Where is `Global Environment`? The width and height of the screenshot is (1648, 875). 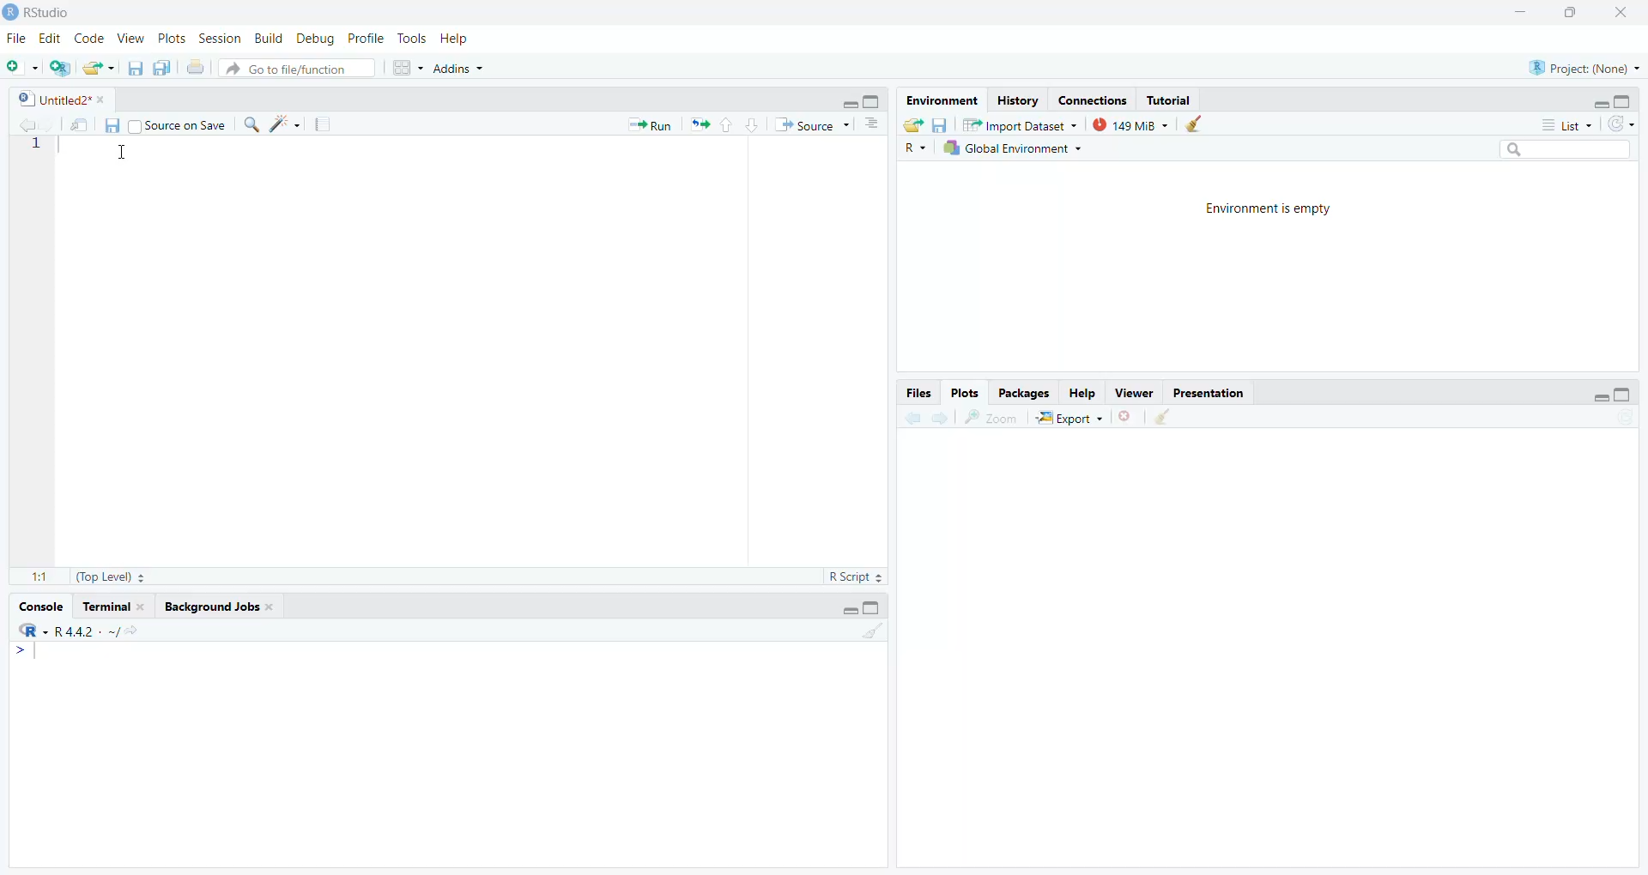 Global Environment is located at coordinates (1011, 151).